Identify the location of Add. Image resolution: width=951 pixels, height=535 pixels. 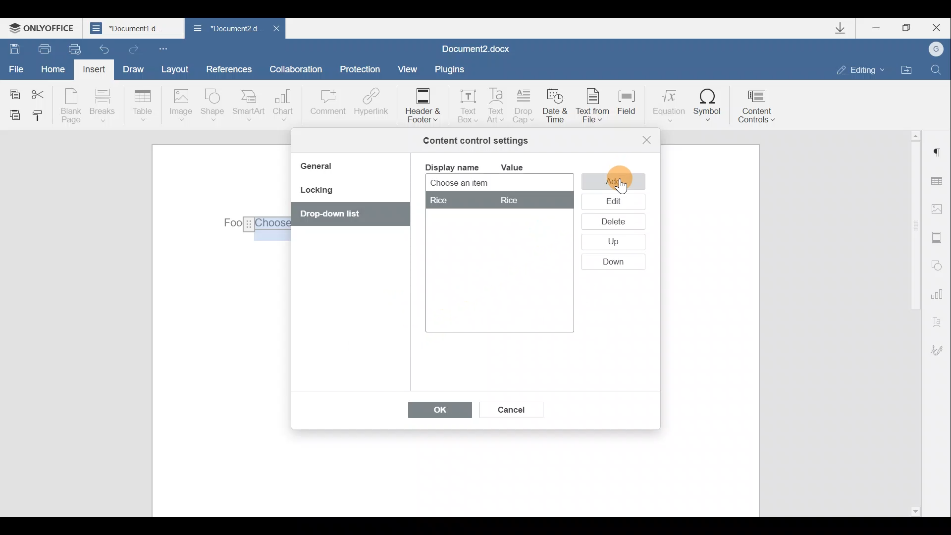
(613, 181).